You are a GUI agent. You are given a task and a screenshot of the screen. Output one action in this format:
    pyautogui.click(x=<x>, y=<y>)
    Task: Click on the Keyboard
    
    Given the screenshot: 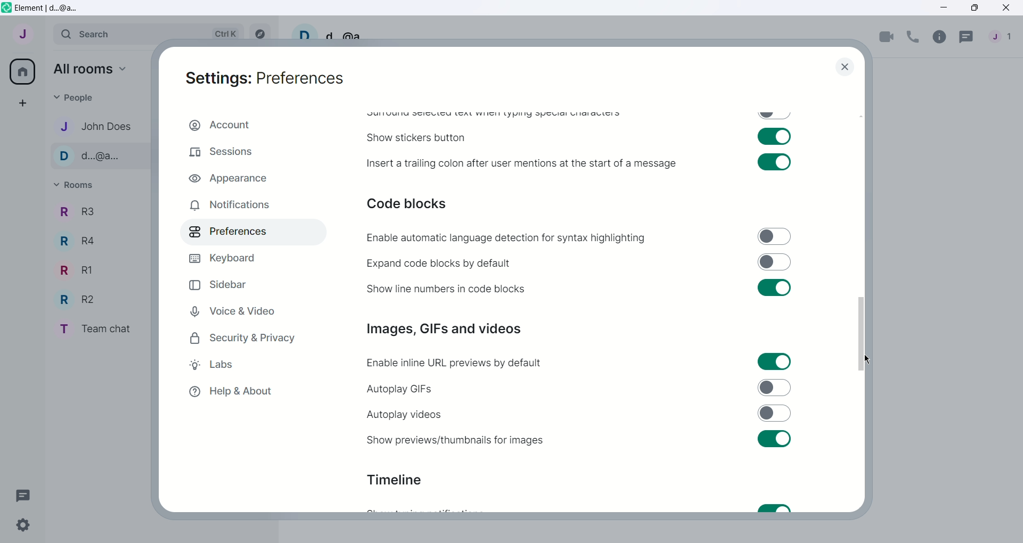 What is the action you would take?
    pyautogui.click(x=238, y=258)
    